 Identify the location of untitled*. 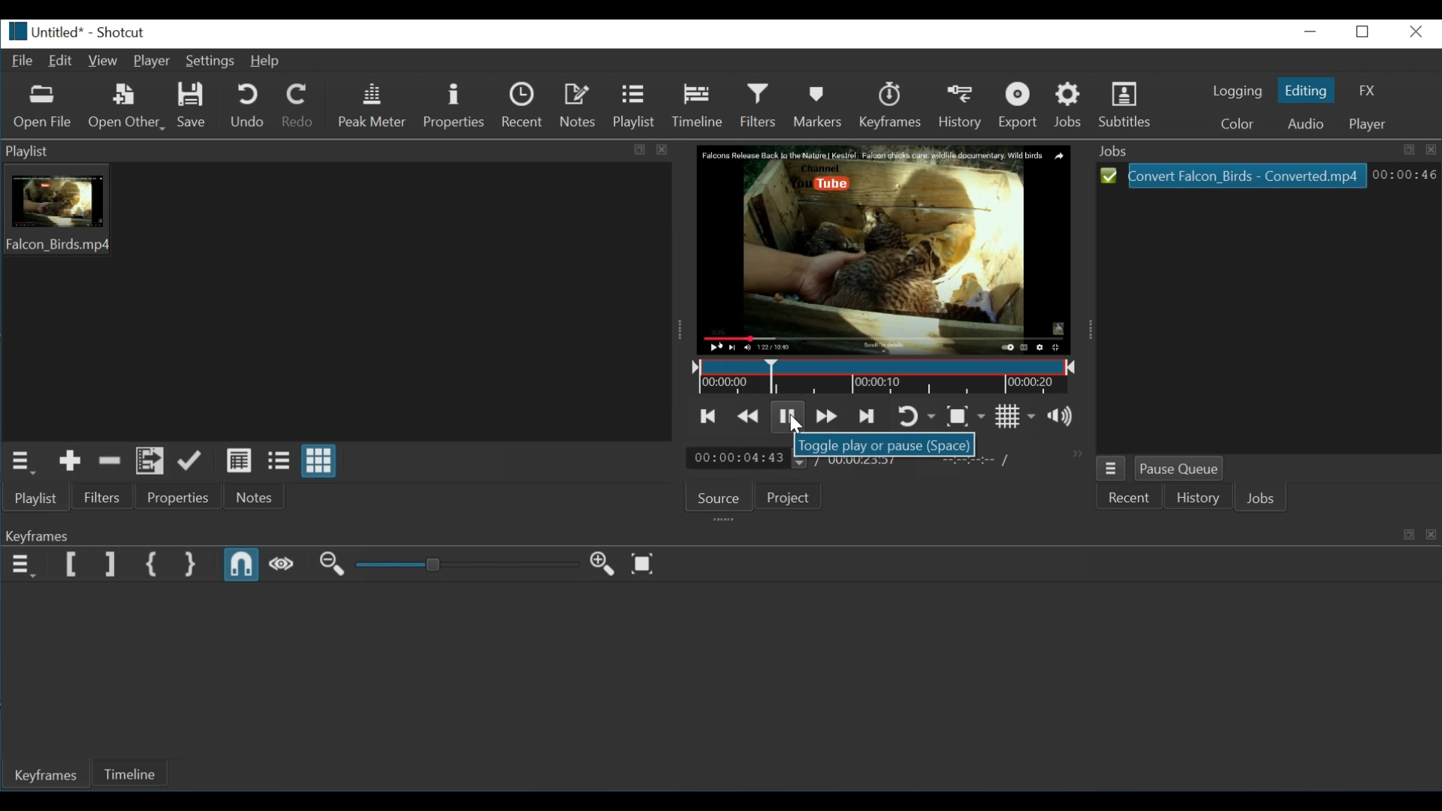
(44, 32).